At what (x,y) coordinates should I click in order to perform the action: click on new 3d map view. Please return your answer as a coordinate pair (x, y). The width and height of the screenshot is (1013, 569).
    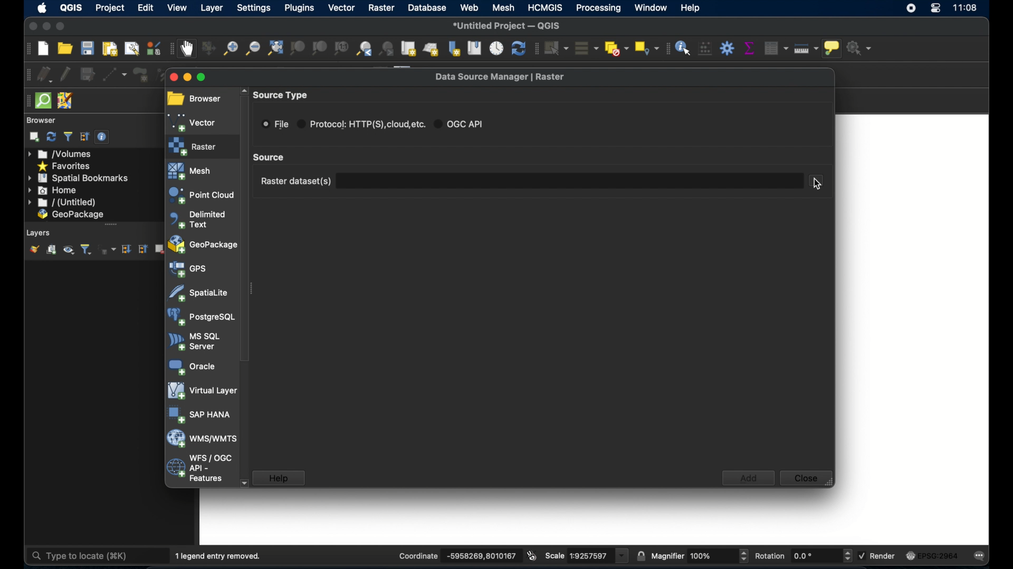
    Looking at the image, I should click on (432, 50).